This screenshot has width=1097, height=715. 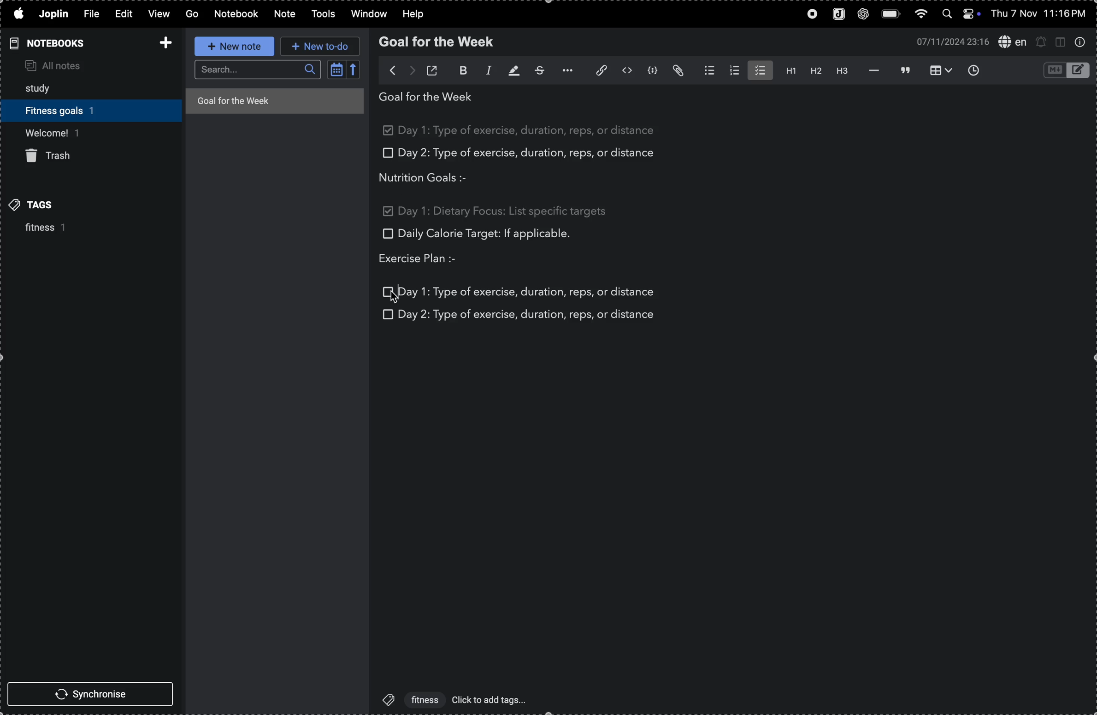 I want to click on apple logo, so click(x=18, y=12).